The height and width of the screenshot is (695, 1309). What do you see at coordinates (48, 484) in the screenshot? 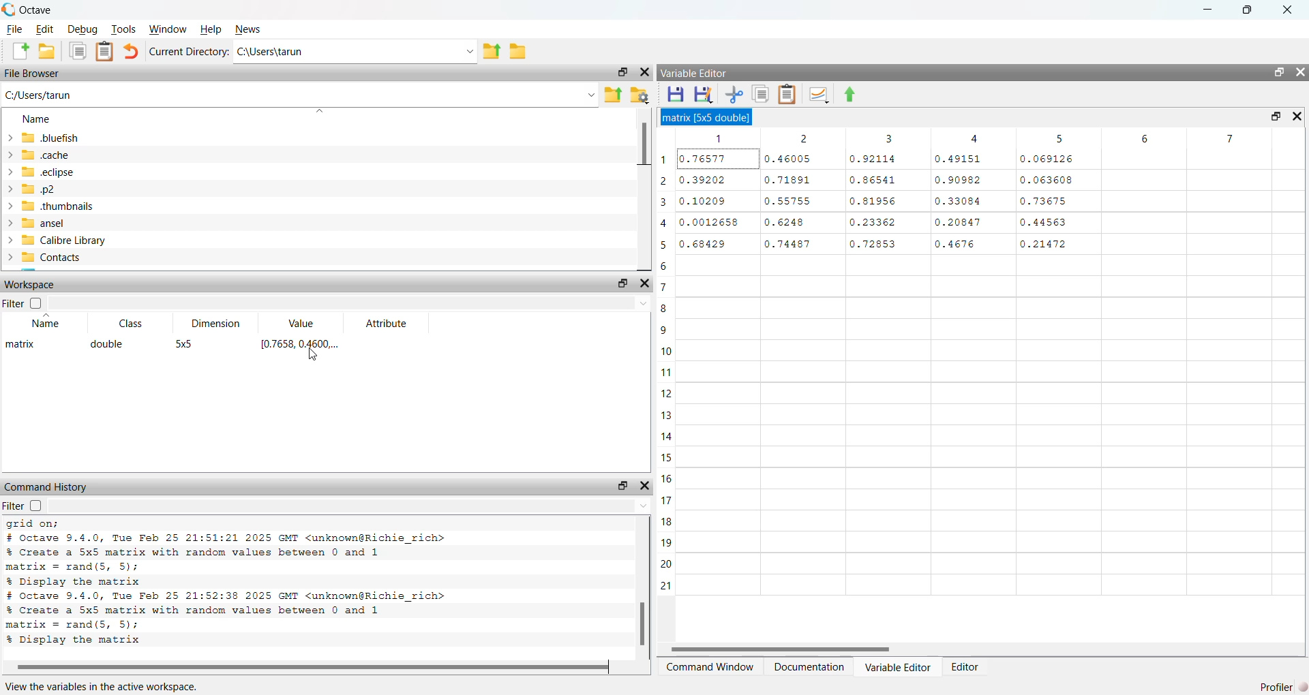
I see `Command History` at bounding box center [48, 484].